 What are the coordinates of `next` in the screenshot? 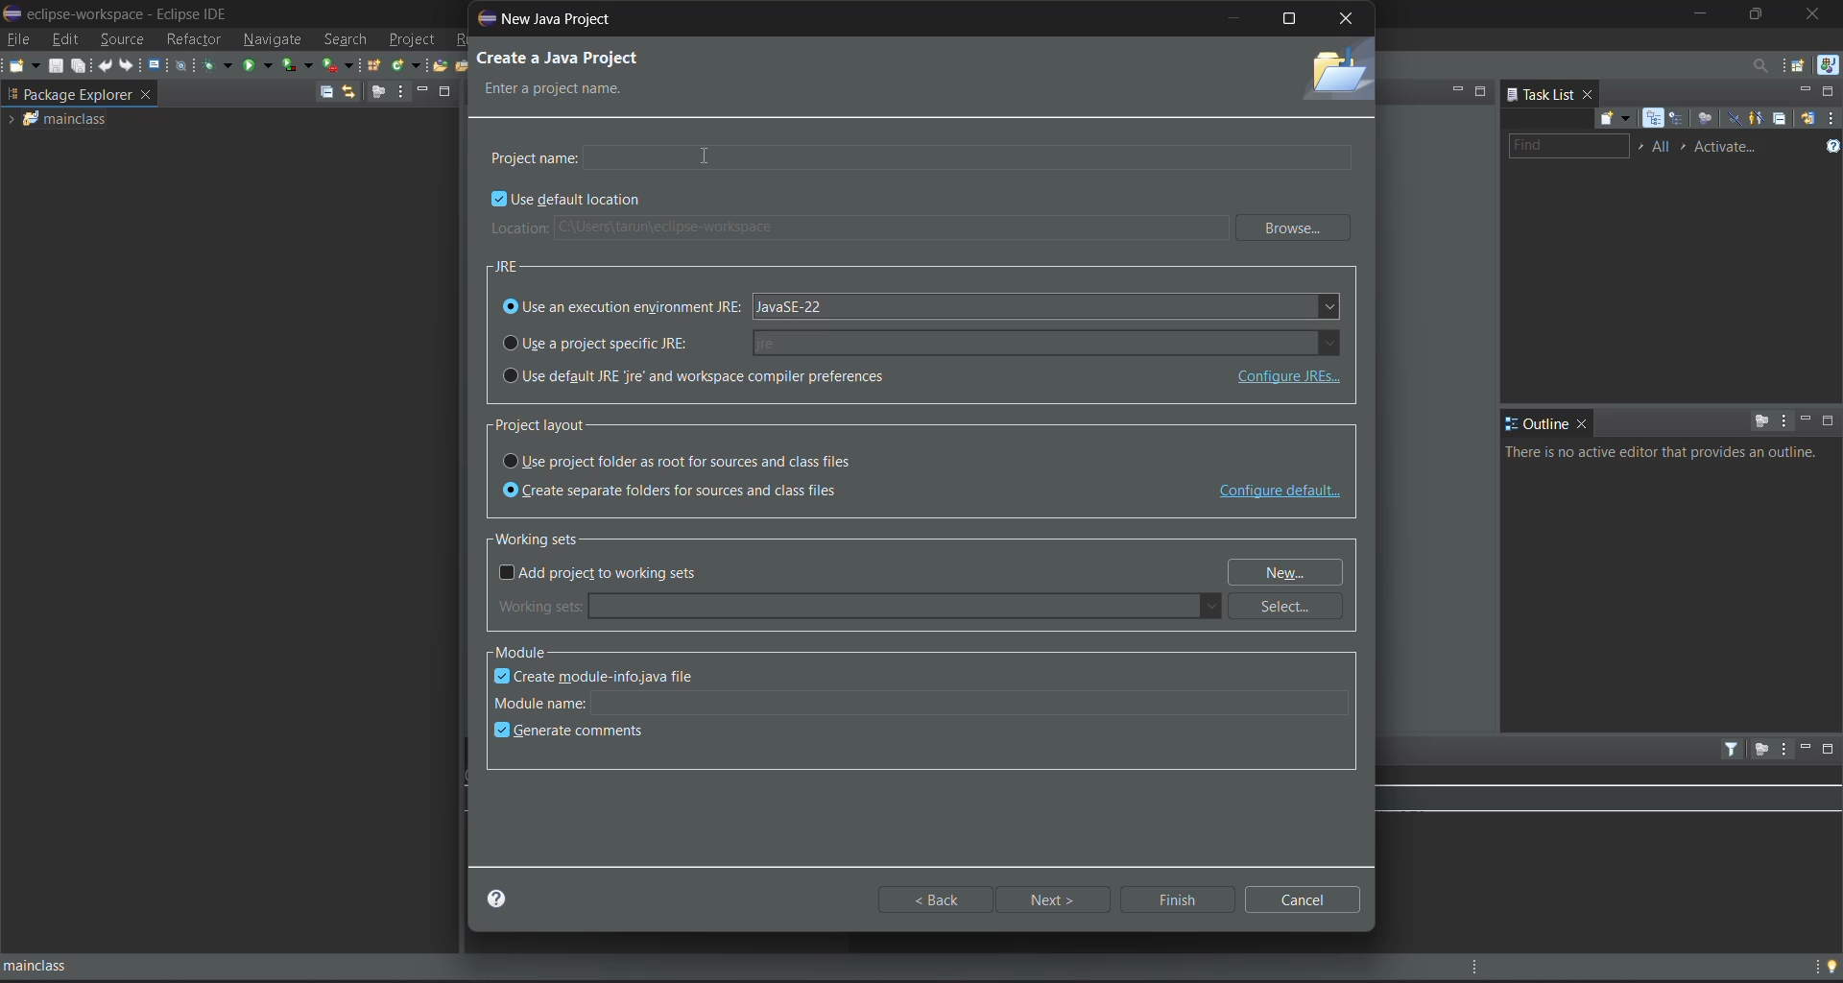 It's located at (1057, 899).